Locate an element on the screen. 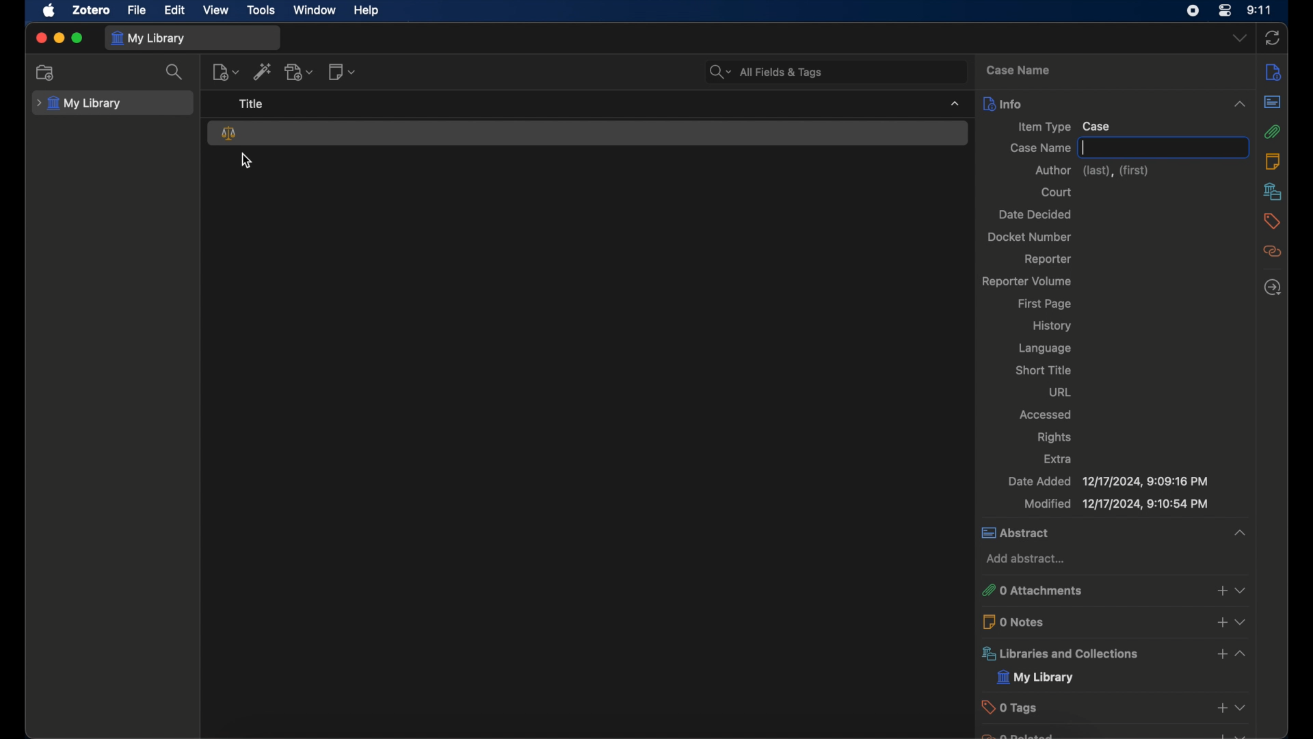 The width and height of the screenshot is (1313, 739). accessed is located at coordinates (1046, 415).